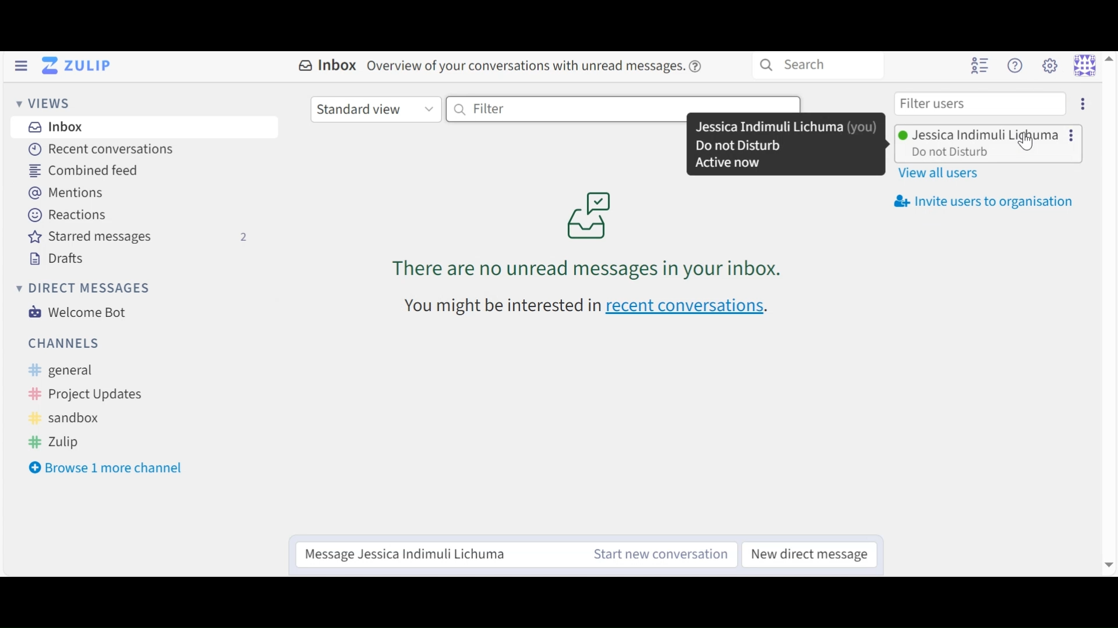 Image resolution: width=1118 pixels, height=628 pixels. I want to click on Project Updates, so click(87, 395).